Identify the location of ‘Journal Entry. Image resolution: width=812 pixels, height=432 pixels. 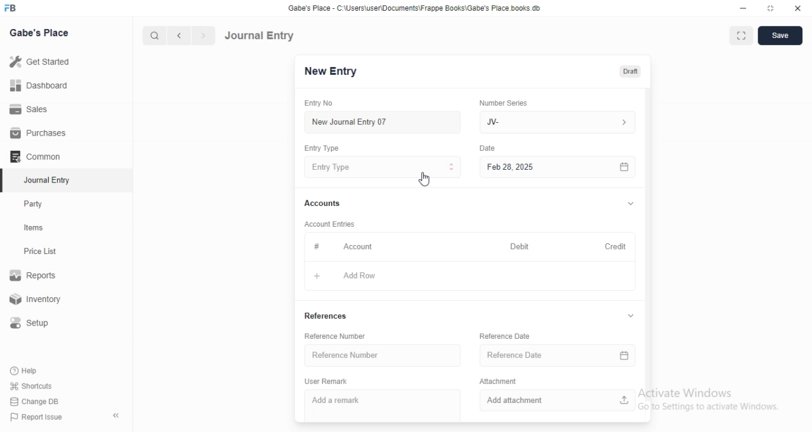
(49, 180).